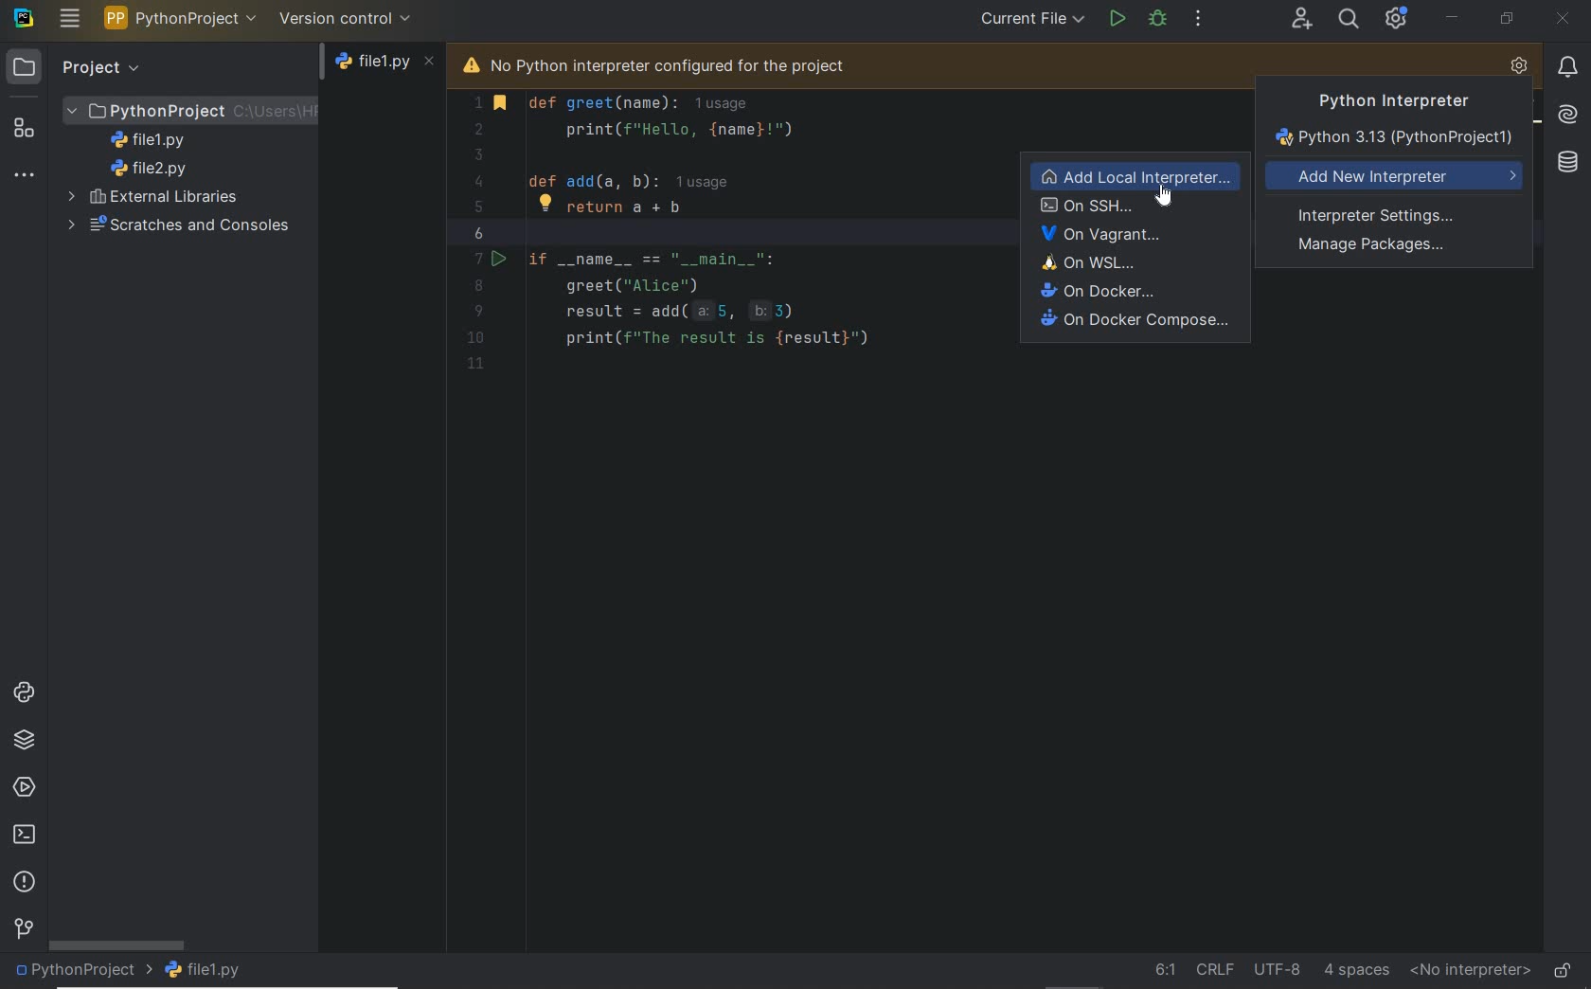  I want to click on file name 2, so click(150, 169).